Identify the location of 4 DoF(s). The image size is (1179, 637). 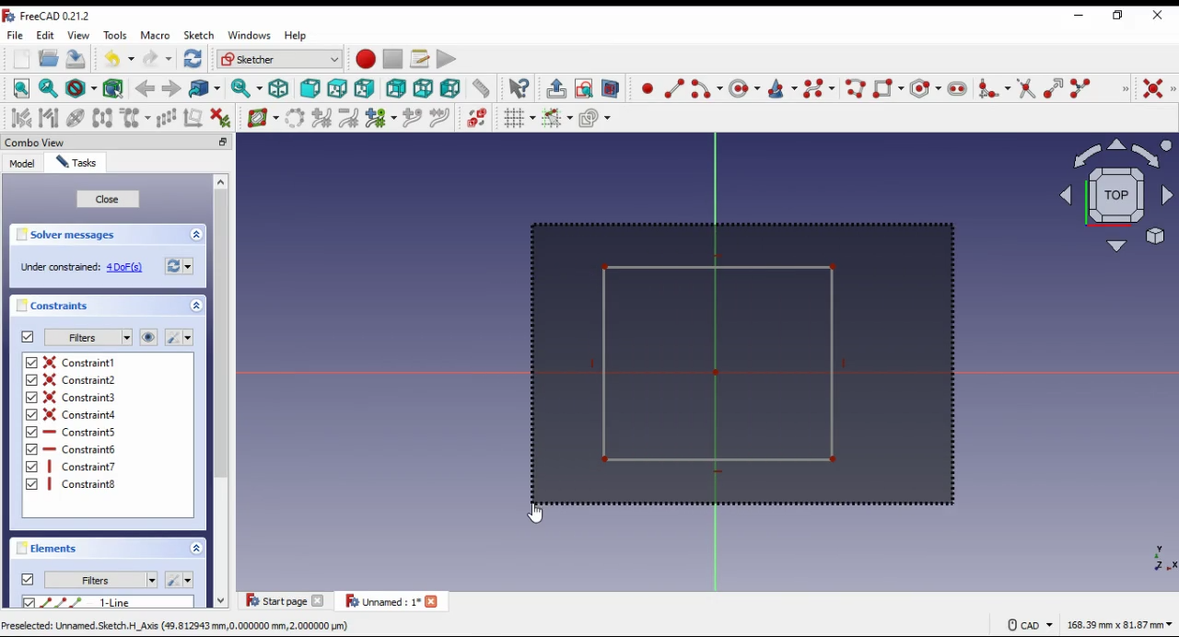
(126, 268).